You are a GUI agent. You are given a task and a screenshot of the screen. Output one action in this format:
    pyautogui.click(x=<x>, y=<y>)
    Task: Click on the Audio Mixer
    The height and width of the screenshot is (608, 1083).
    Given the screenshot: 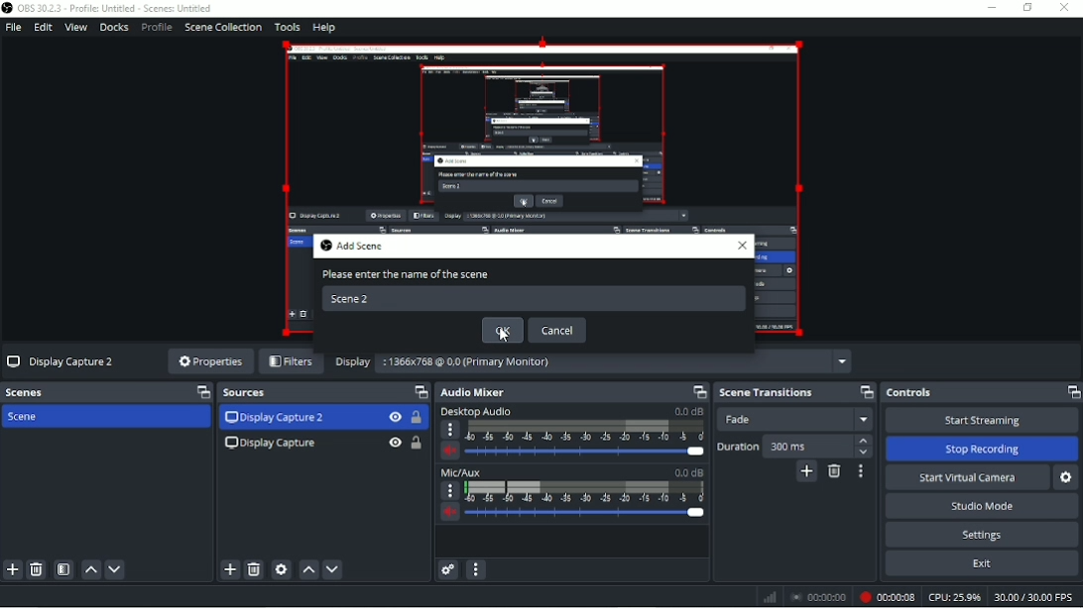 What is the action you would take?
    pyautogui.click(x=474, y=393)
    